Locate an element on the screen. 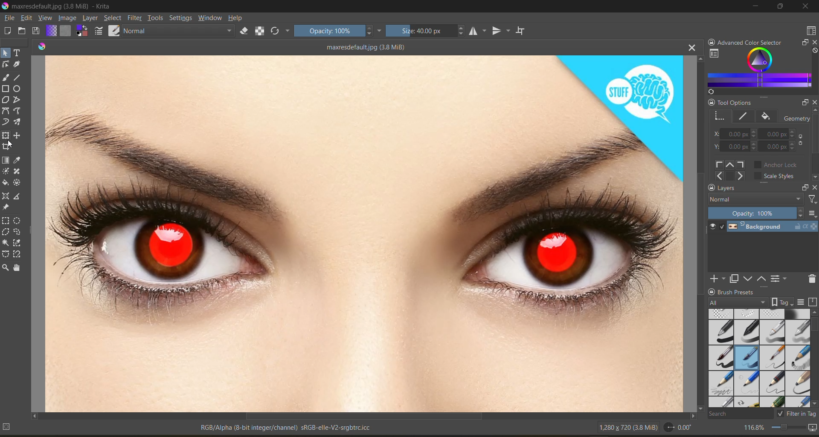 This screenshot has width=819, height=437. choose workspace is located at coordinates (810, 31).